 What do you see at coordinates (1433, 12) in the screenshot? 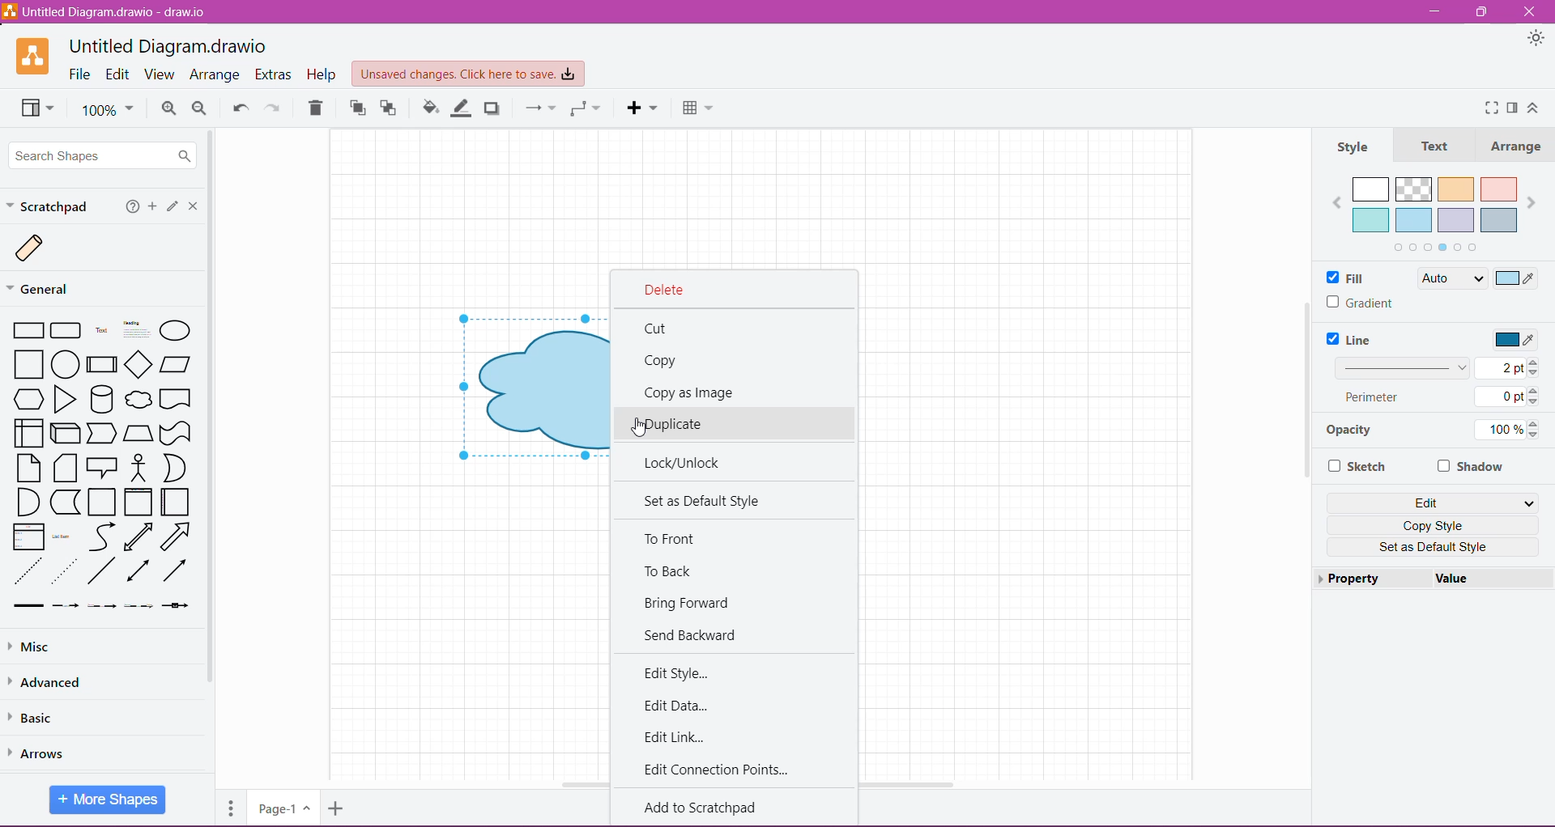
I see `Minimize` at bounding box center [1433, 12].